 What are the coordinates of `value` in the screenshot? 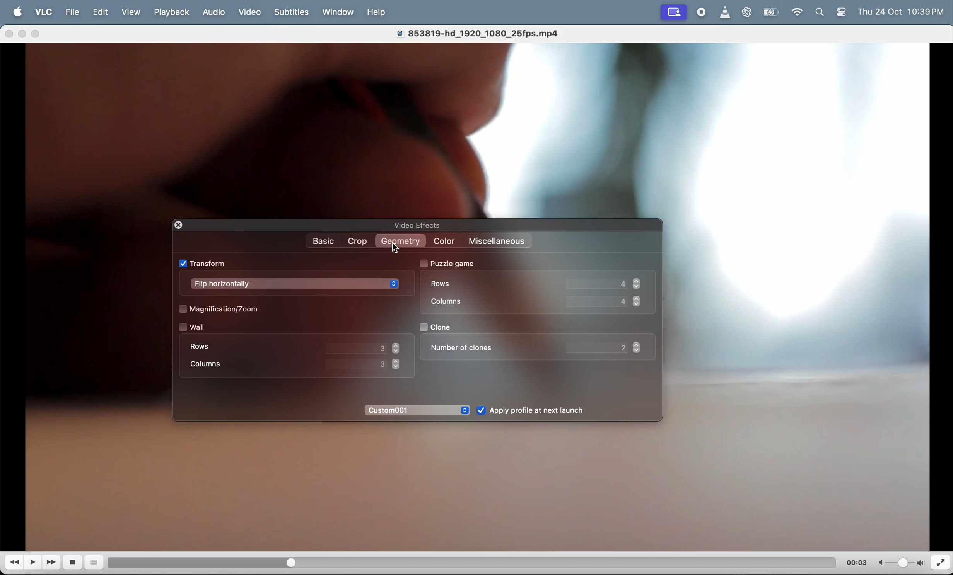 It's located at (363, 363).